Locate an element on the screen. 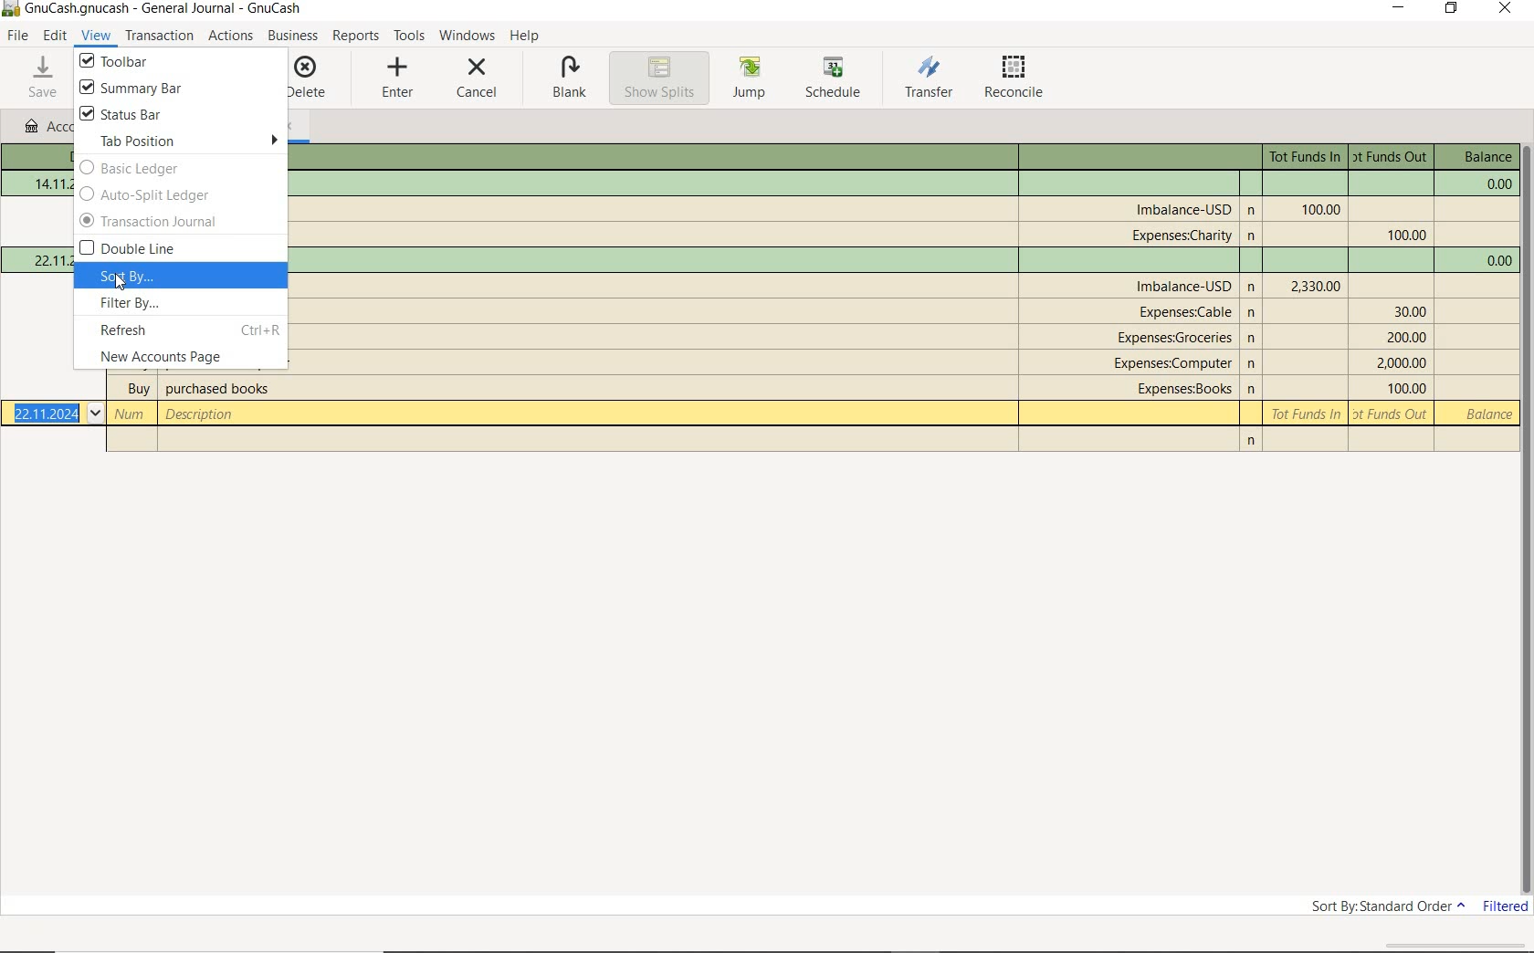 This screenshot has width=1534, height=953. account is located at coordinates (1181, 390).